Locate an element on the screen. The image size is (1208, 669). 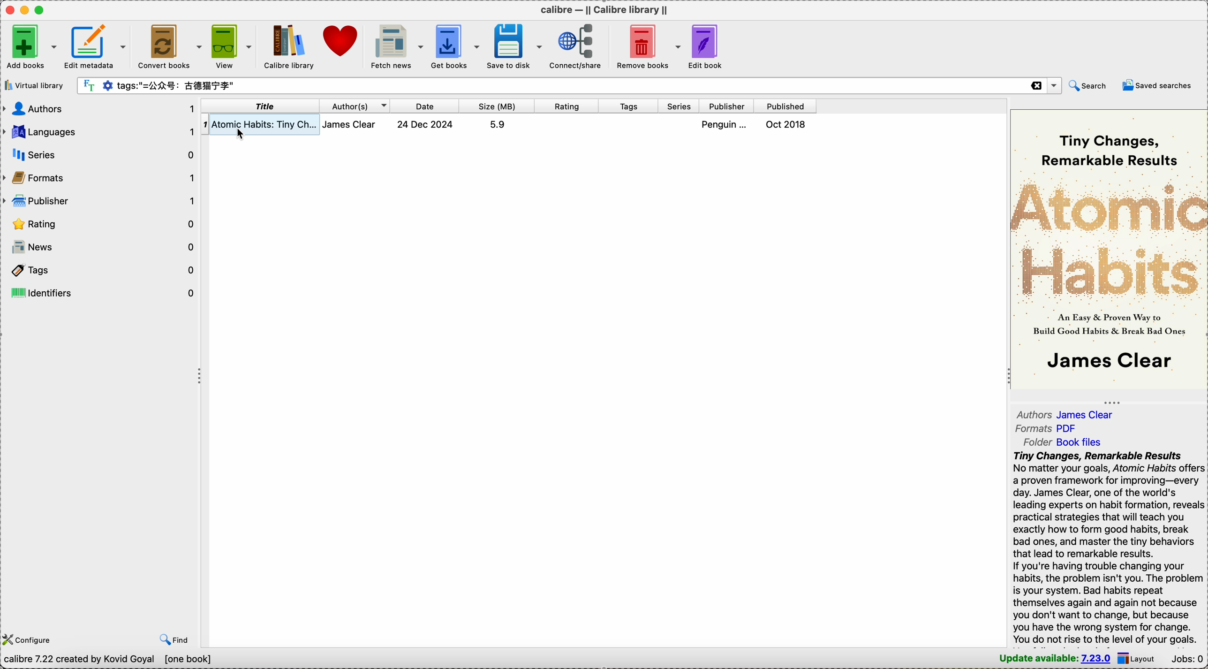
cursor is located at coordinates (237, 135).